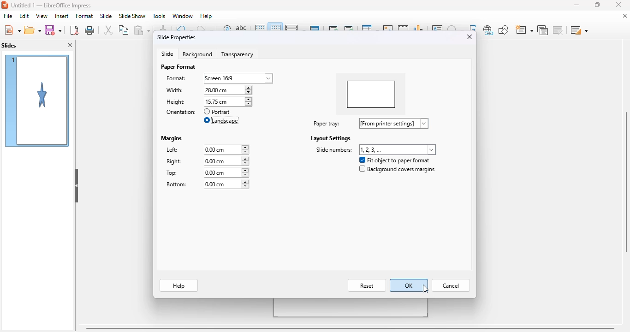 The height and width of the screenshot is (332, 630). I want to click on width: 15.75 cm, so click(222, 90).